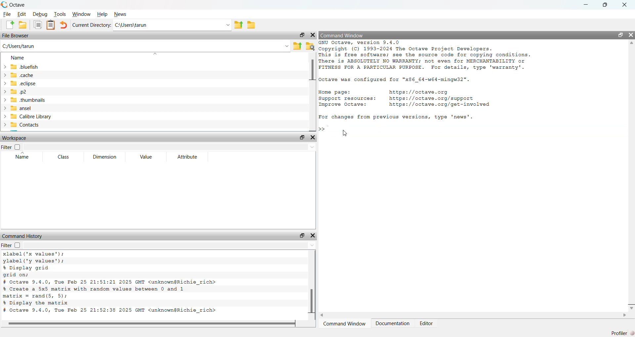  What do you see at coordinates (311, 92) in the screenshot?
I see `scroll bar` at bounding box center [311, 92].